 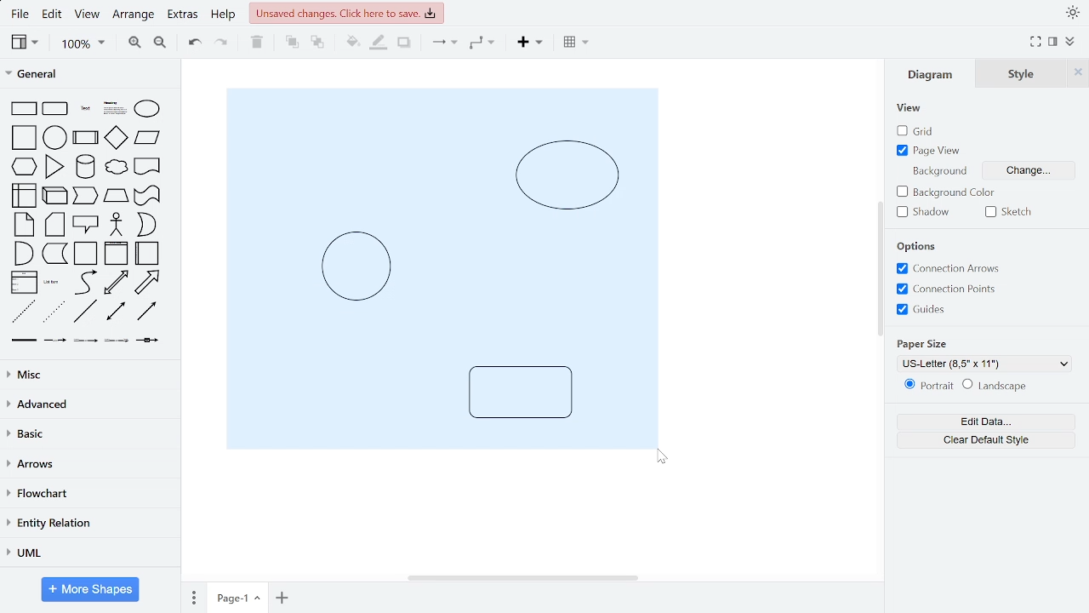 What do you see at coordinates (158, 44) in the screenshot?
I see `zoom out` at bounding box center [158, 44].